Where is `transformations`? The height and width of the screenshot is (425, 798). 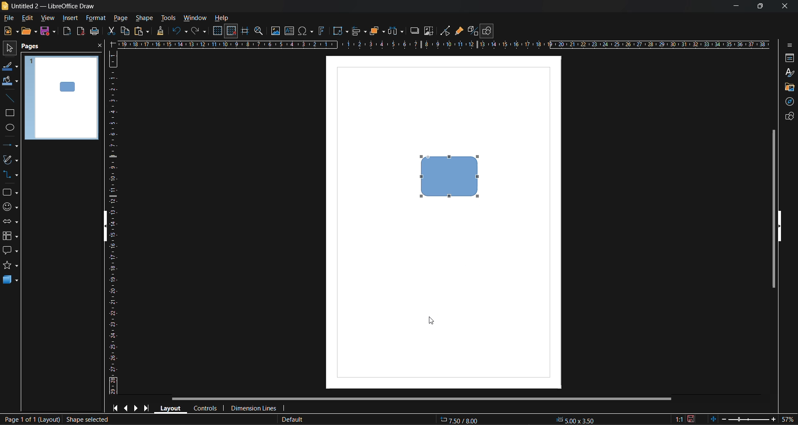
transformations is located at coordinates (340, 31).